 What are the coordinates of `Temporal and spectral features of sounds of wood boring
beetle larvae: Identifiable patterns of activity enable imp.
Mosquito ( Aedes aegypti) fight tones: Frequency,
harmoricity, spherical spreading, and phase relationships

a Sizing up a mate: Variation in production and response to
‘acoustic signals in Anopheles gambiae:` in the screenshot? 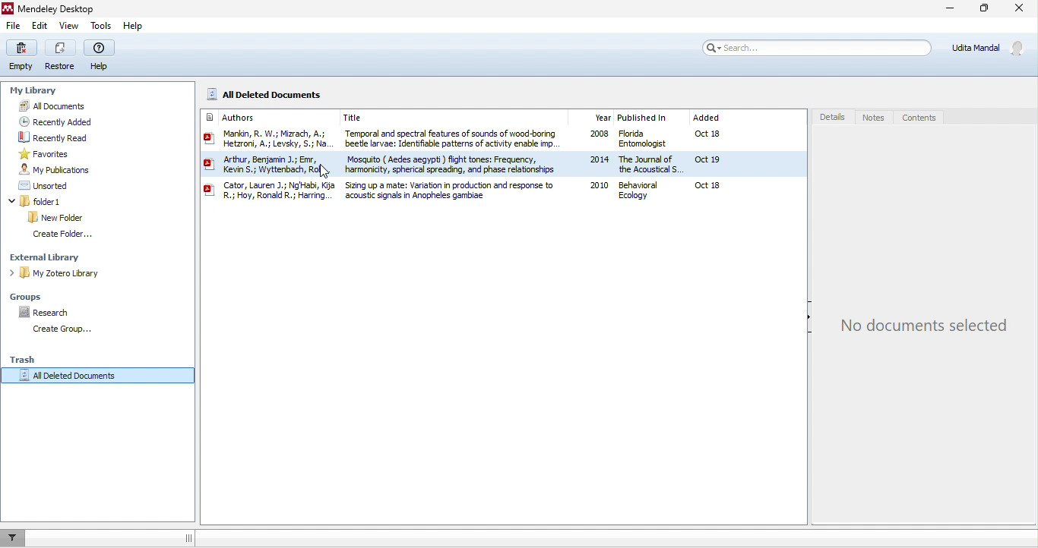 It's located at (454, 164).